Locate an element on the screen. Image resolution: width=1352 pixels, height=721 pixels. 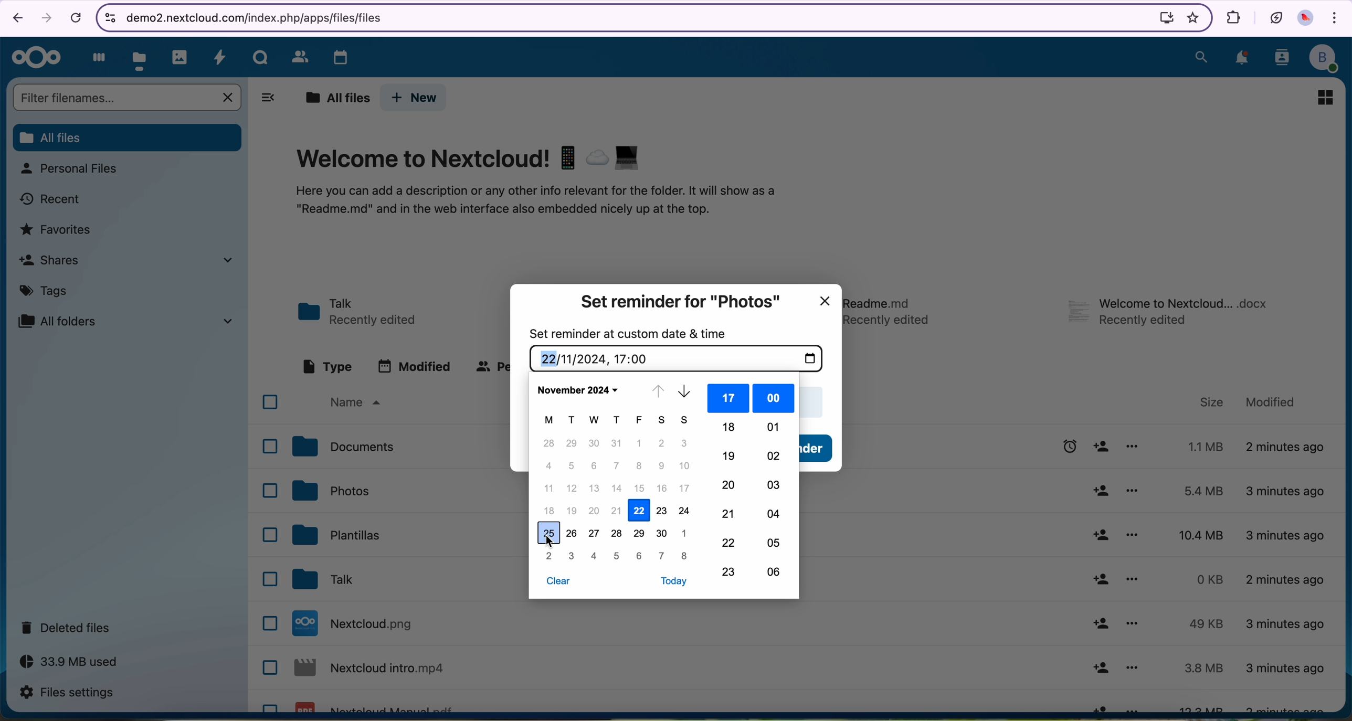
documents is located at coordinates (345, 448).